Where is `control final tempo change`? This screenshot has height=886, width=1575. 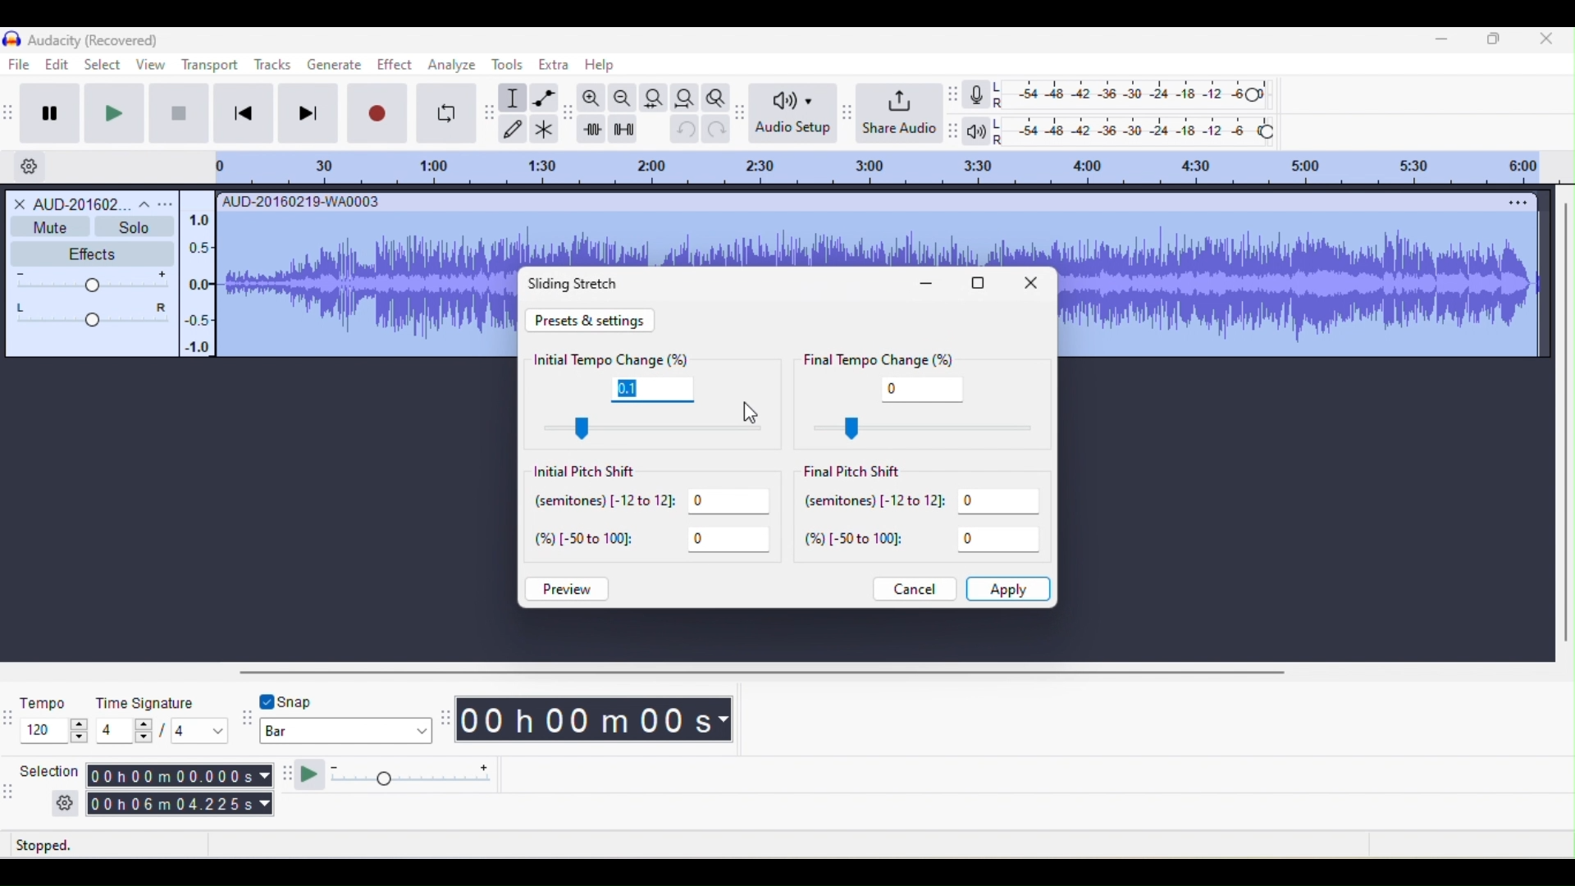
control final tempo change is located at coordinates (929, 429).